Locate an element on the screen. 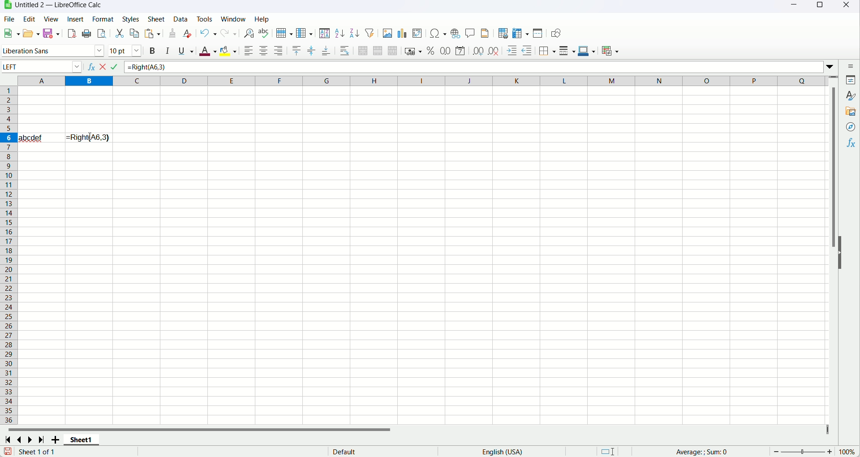 This screenshot has height=457, width=860. =Right(A6,3) is located at coordinates (480, 66).